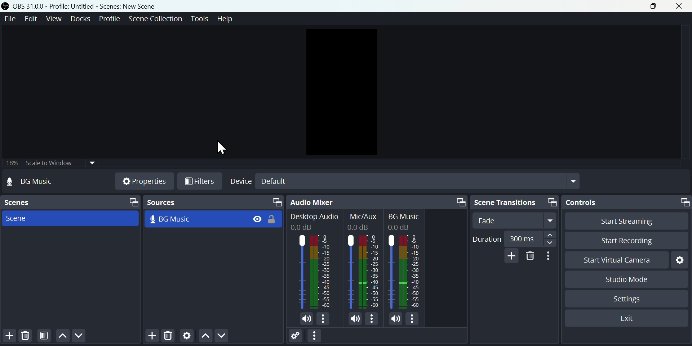 The image size is (692, 346). What do you see at coordinates (626, 238) in the screenshot?
I see `Start recording` at bounding box center [626, 238].